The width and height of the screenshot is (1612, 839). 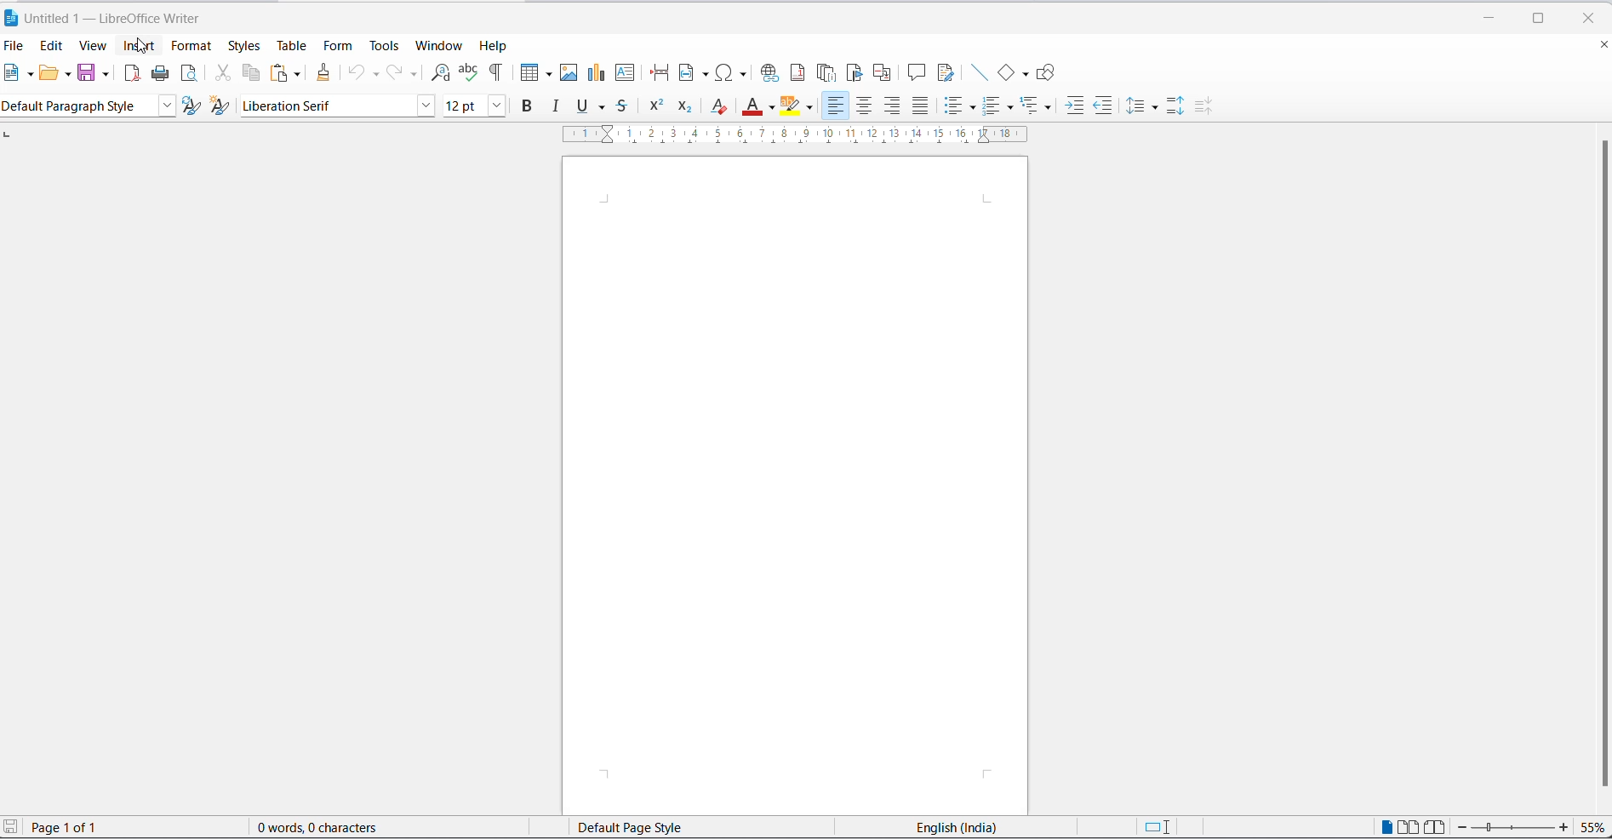 What do you see at coordinates (336, 827) in the screenshot?
I see `0 words, 0 characters` at bounding box center [336, 827].